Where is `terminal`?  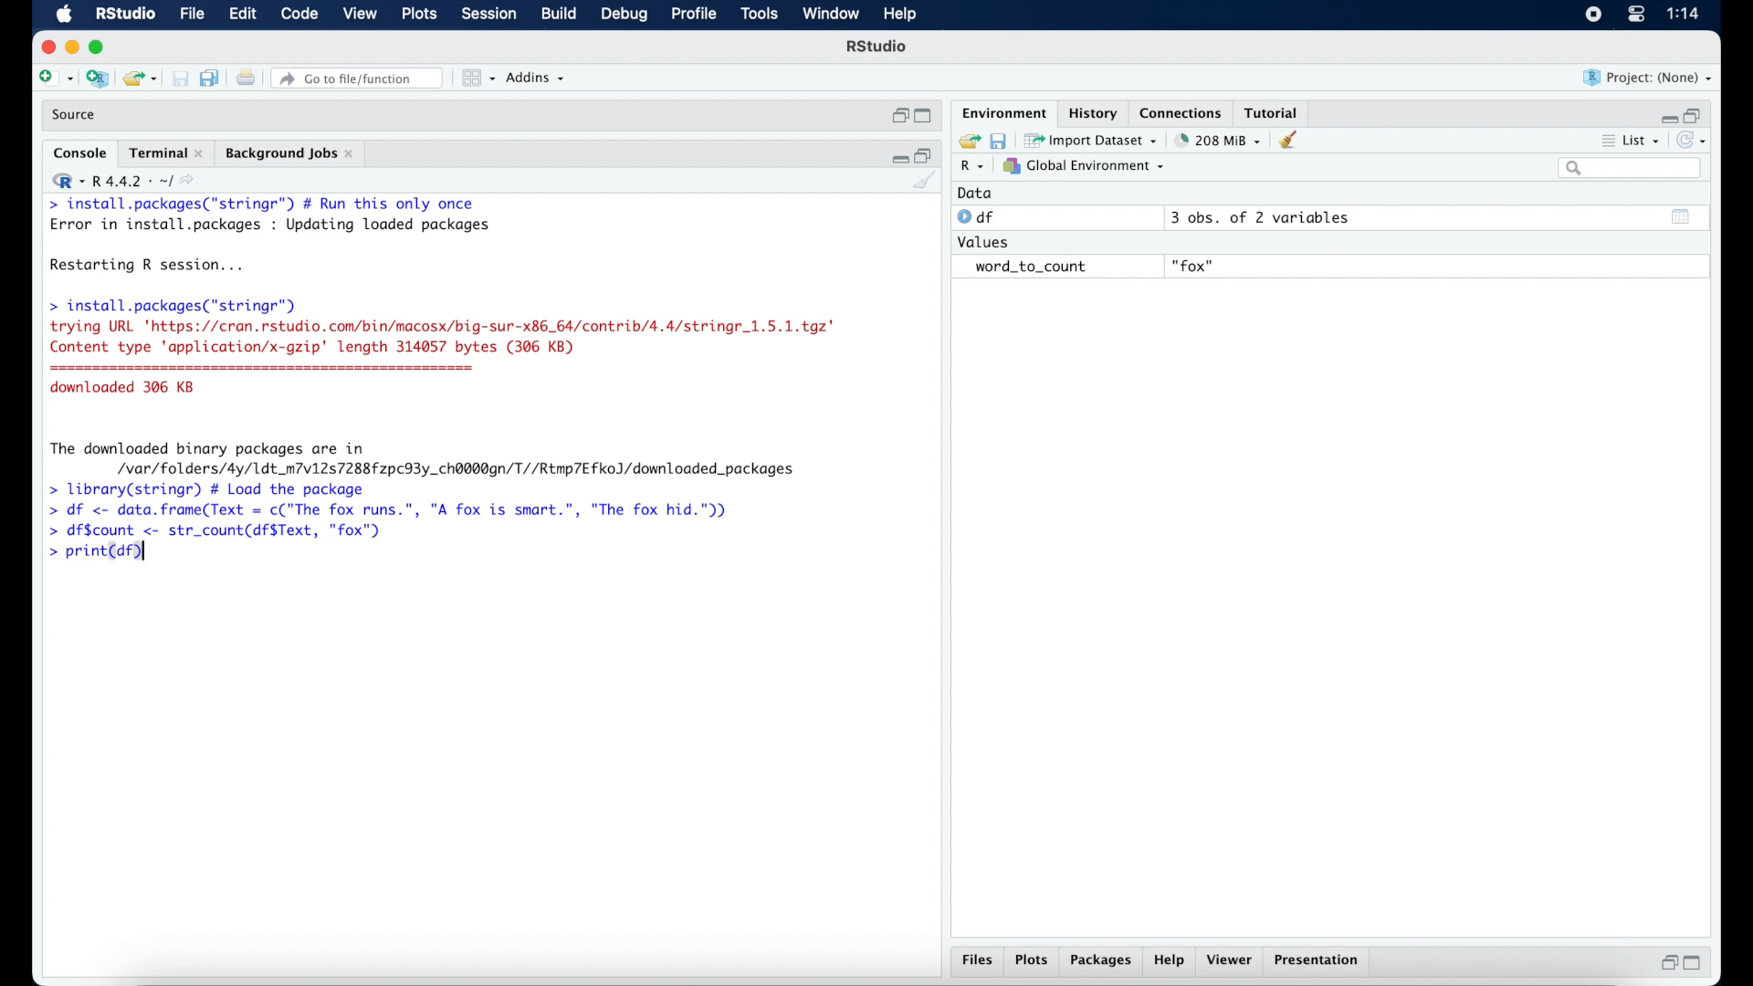 terminal is located at coordinates (166, 153).